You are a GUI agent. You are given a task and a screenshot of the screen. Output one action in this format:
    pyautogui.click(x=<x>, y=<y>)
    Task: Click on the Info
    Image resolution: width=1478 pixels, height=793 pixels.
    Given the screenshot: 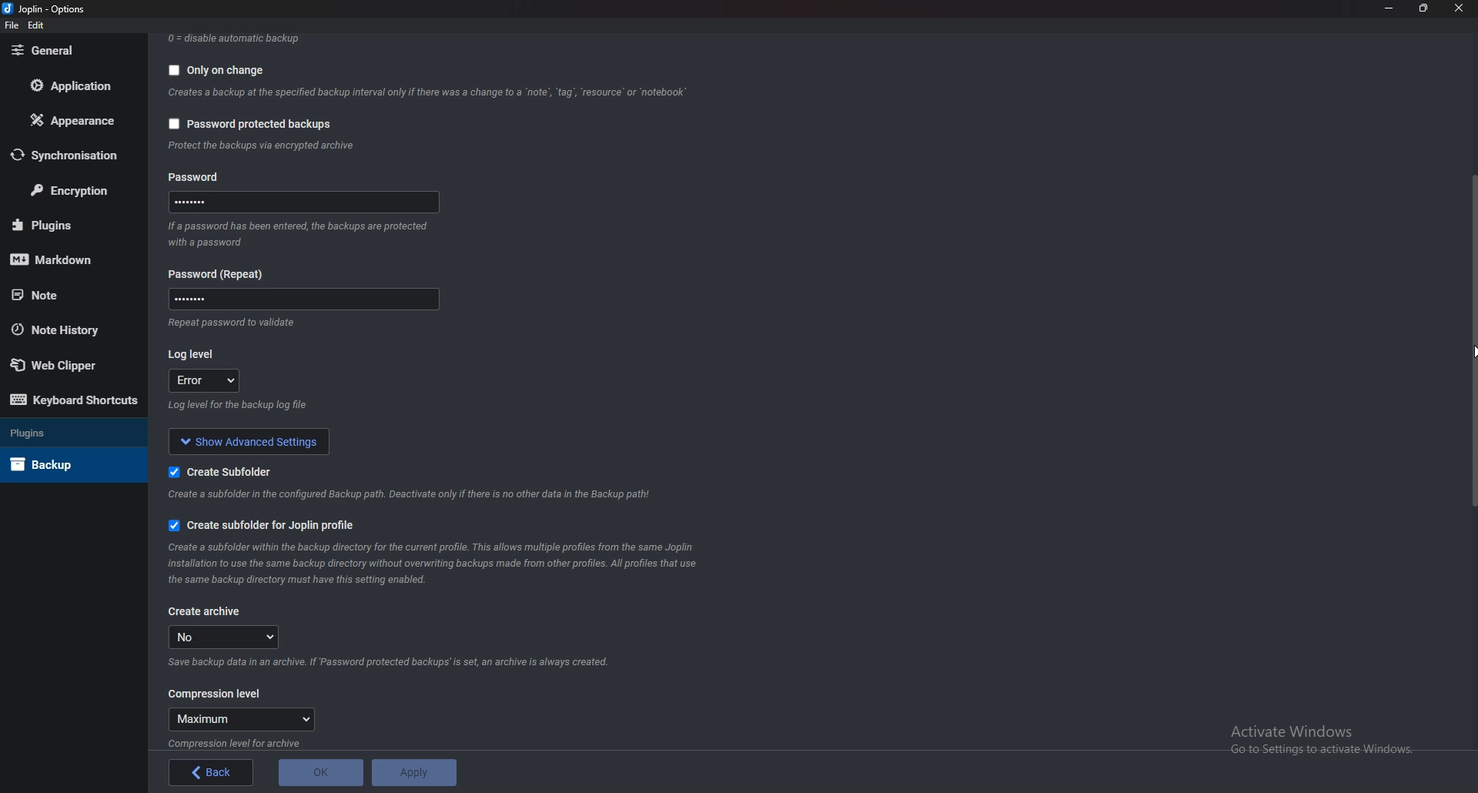 What is the action you would take?
    pyautogui.click(x=397, y=663)
    